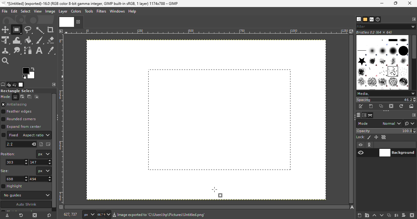 The width and height of the screenshot is (417, 219). Describe the element at coordinates (15, 84) in the screenshot. I see `Undo history` at that location.